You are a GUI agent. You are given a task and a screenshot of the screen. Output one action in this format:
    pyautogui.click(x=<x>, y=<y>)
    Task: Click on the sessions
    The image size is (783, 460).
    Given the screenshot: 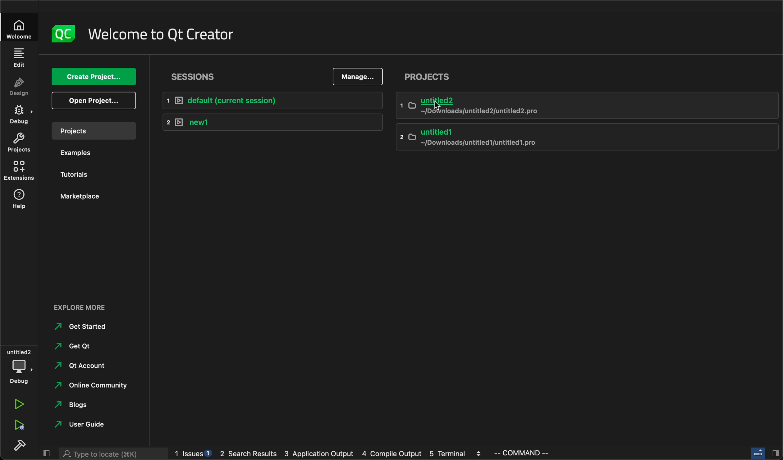 What is the action you would take?
    pyautogui.click(x=208, y=78)
    